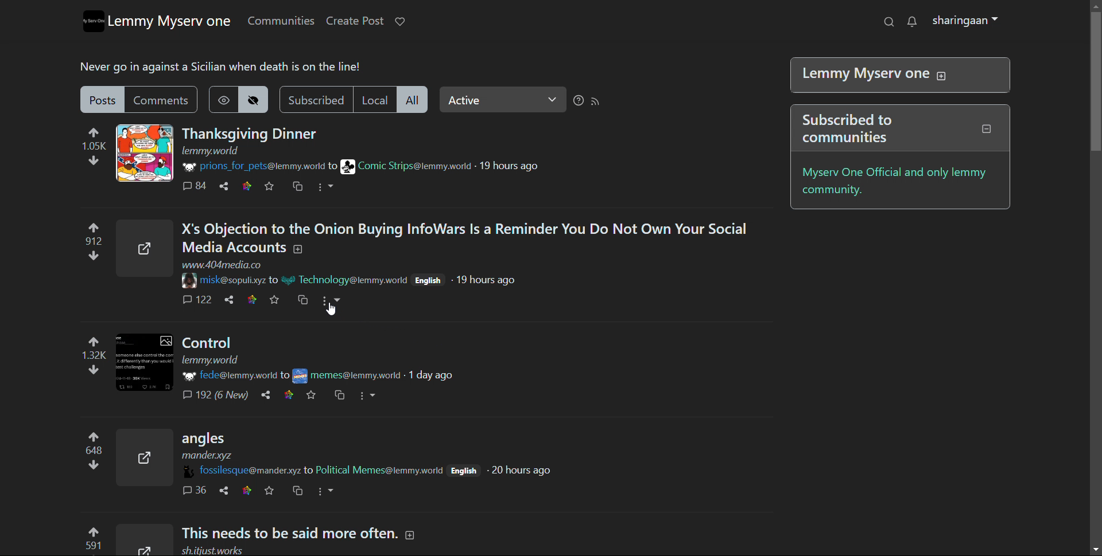 Image resolution: width=1102 pixels, height=556 pixels. Describe the element at coordinates (596, 101) in the screenshot. I see `rss` at that location.